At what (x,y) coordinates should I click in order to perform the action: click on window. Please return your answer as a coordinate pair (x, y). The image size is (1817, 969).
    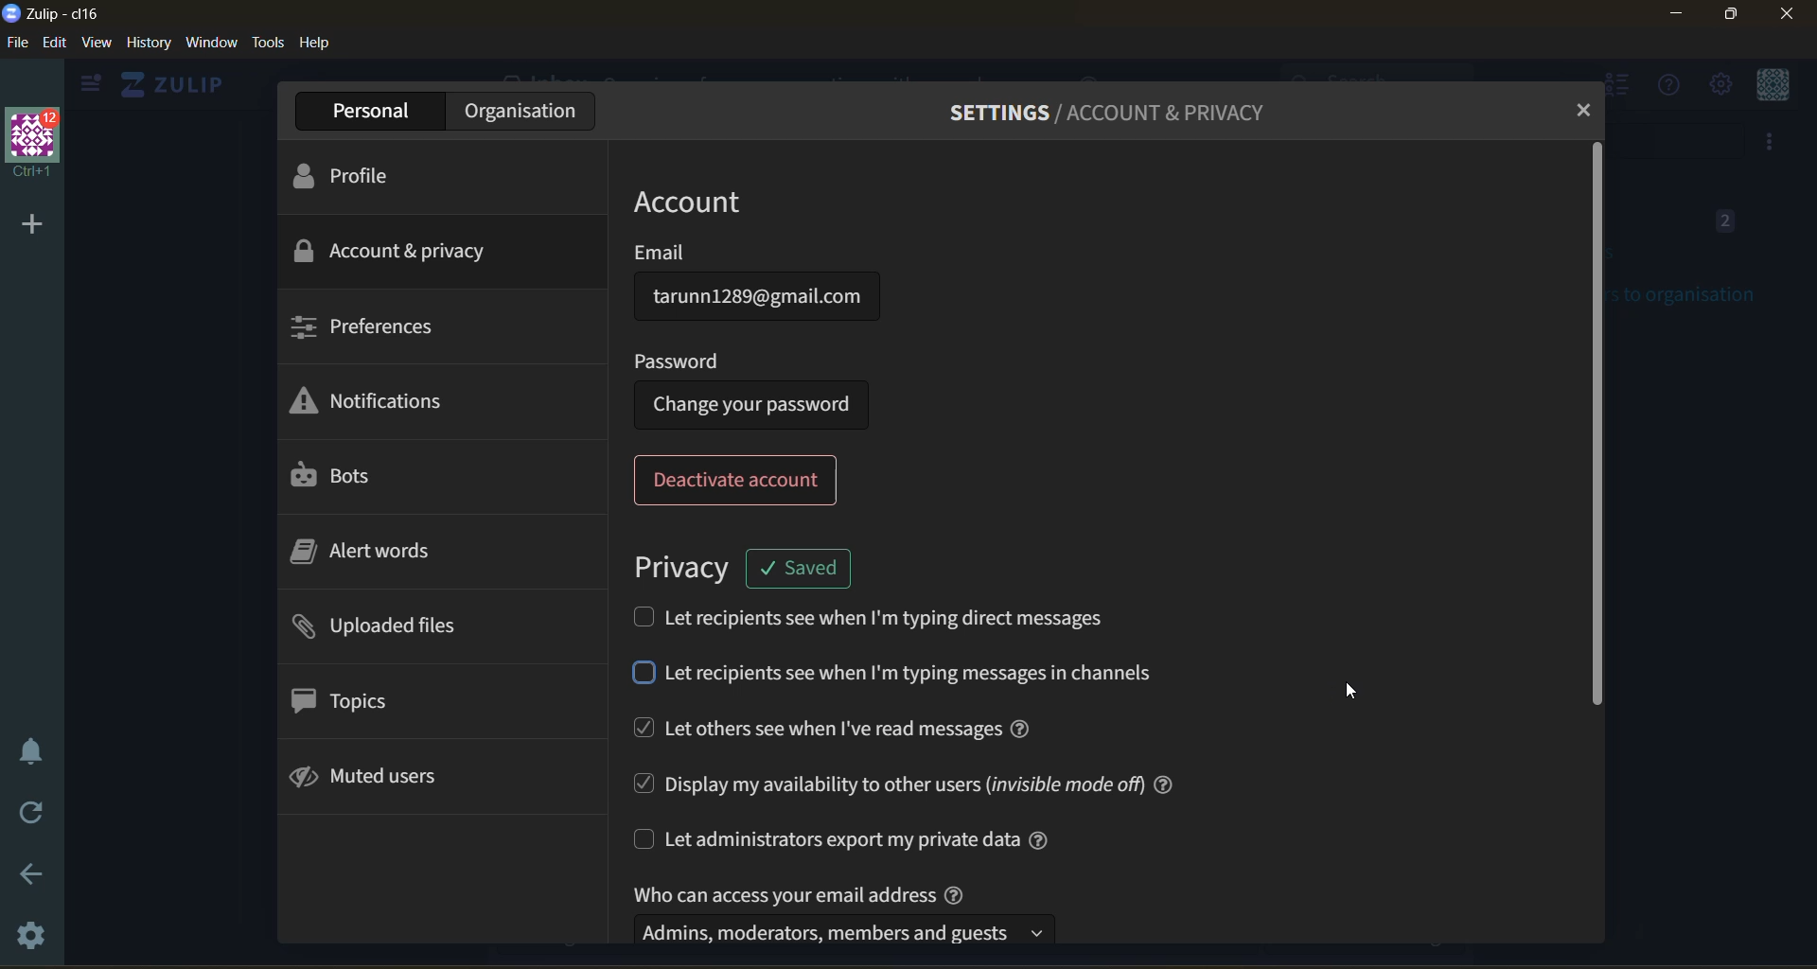
    Looking at the image, I should click on (210, 45).